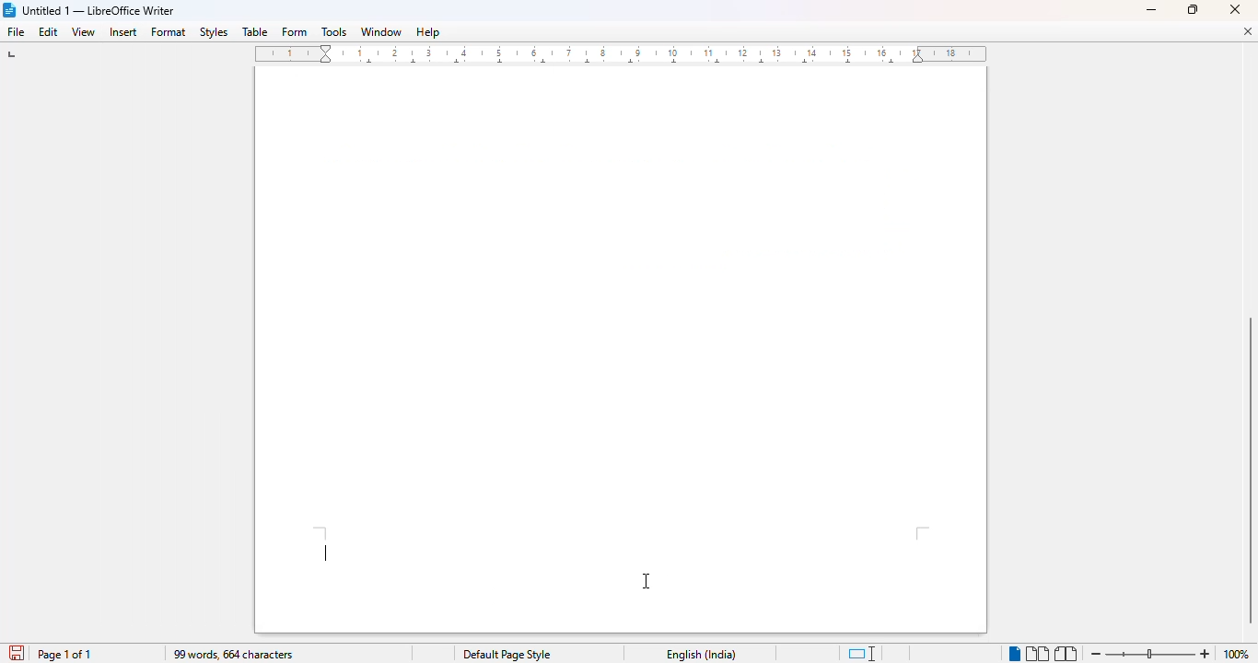  I want to click on view, so click(83, 32).